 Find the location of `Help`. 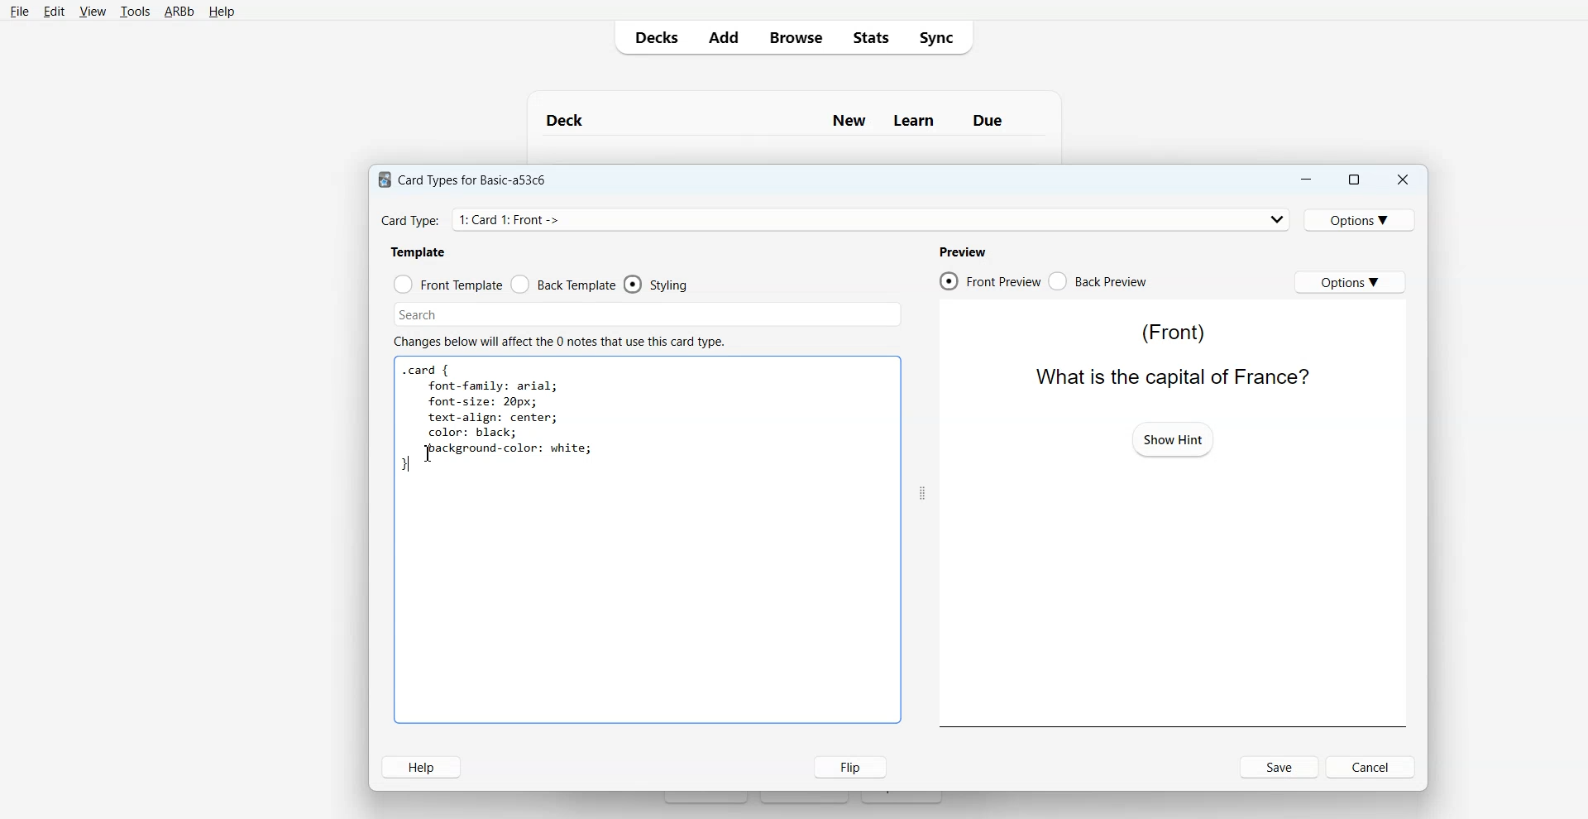

Help is located at coordinates (421, 767).